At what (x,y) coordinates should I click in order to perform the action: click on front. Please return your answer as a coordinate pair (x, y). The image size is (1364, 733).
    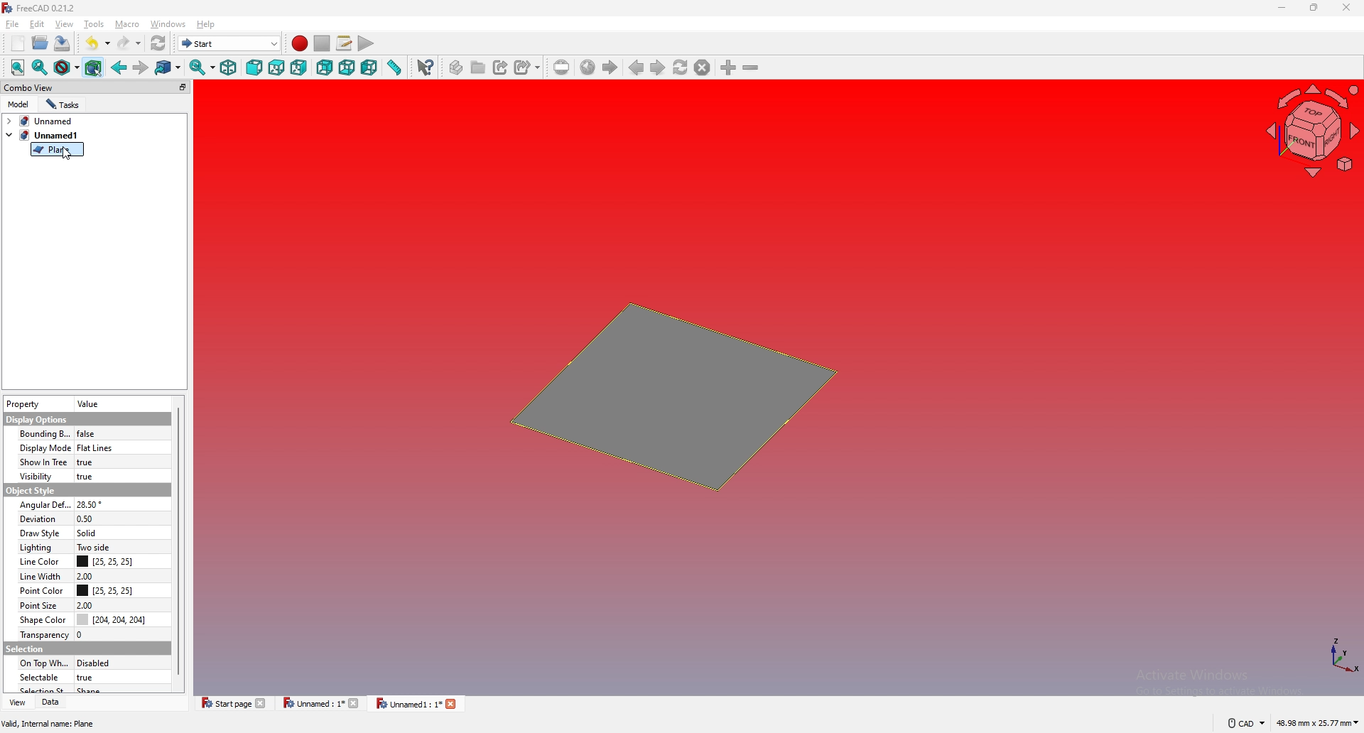
    Looking at the image, I should click on (254, 67).